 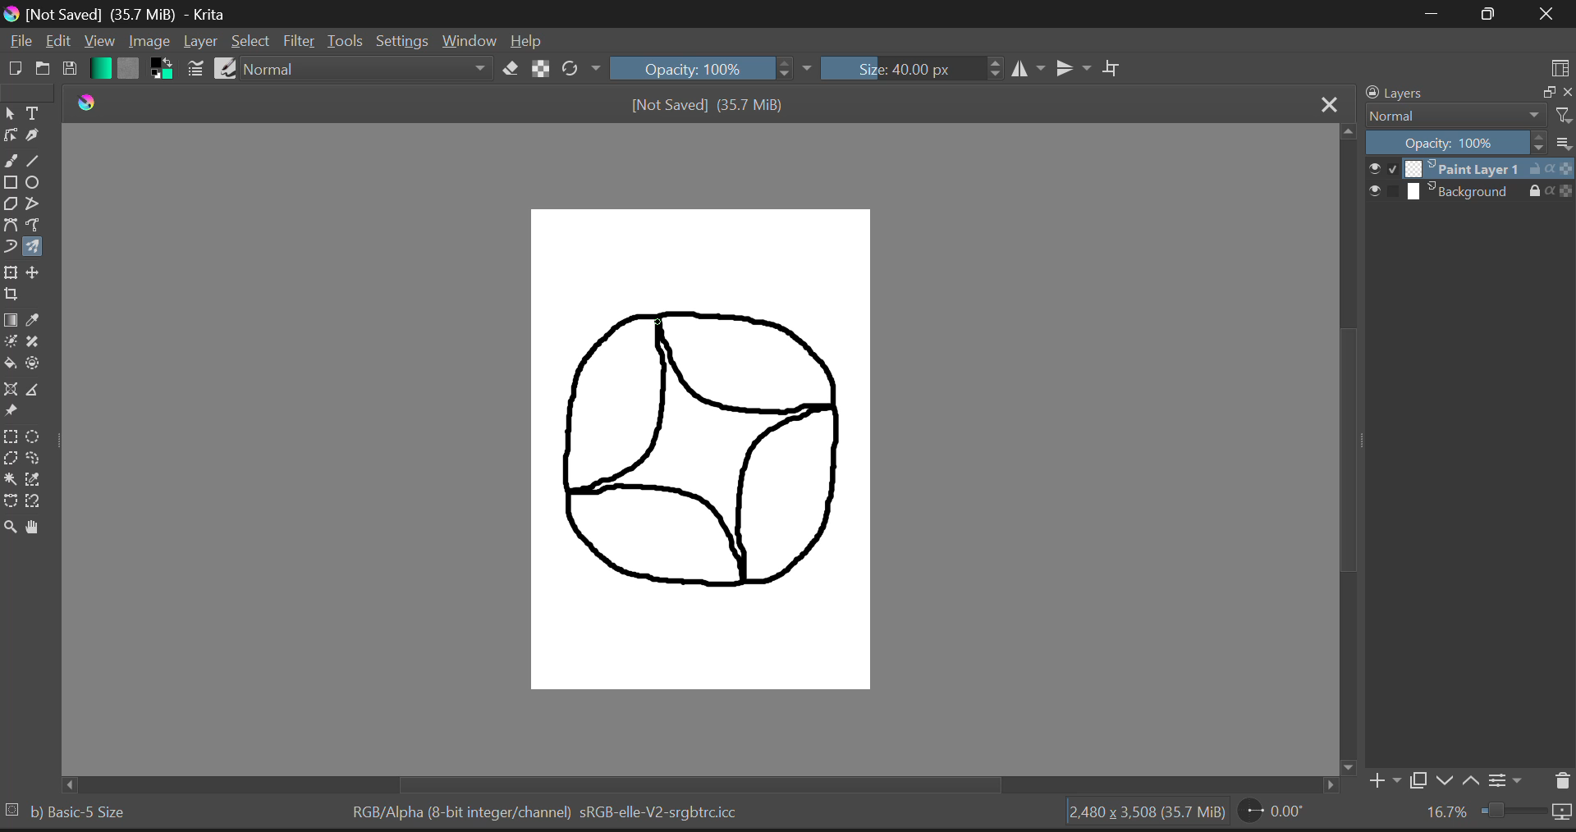 What do you see at coordinates (35, 365) in the screenshot?
I see `Enclose and Fill` at bounding box center [35, 365].